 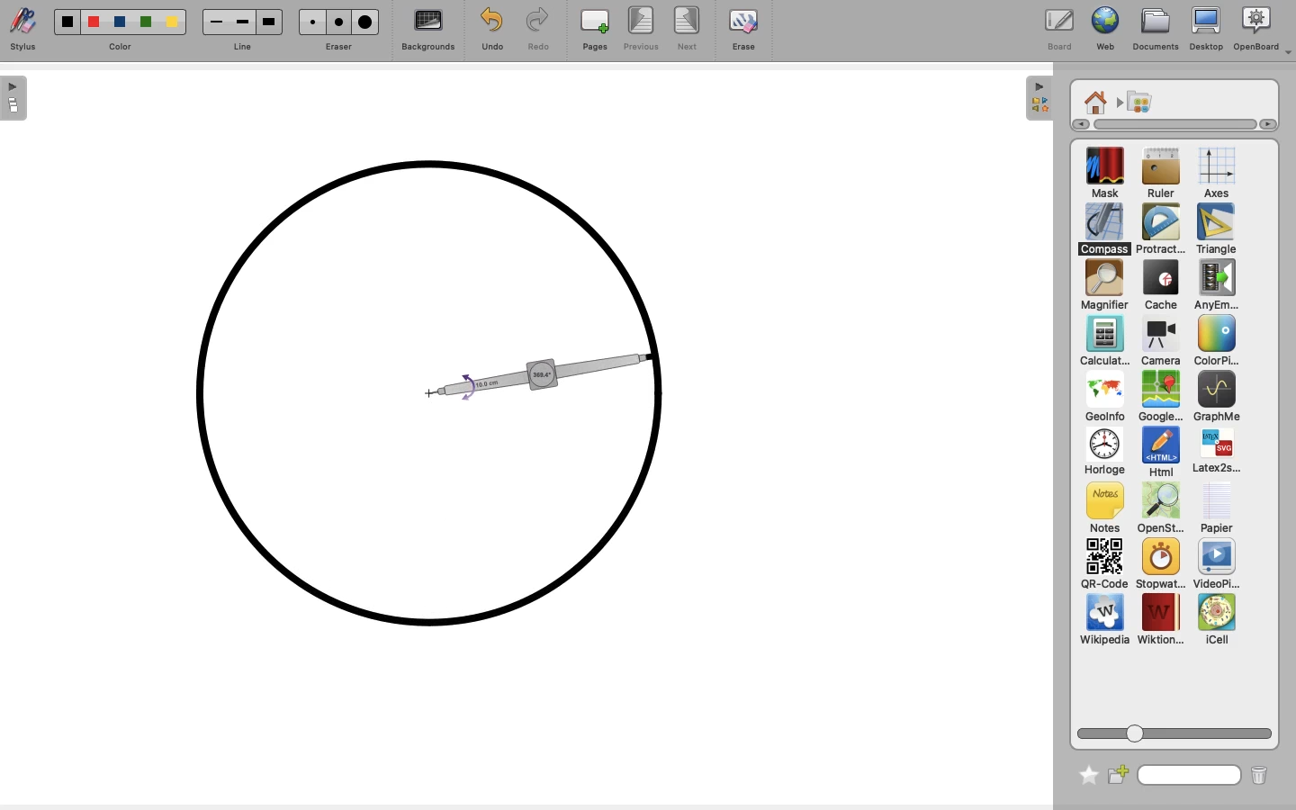 I want to click on Notes, so click(x=1102, y=508).